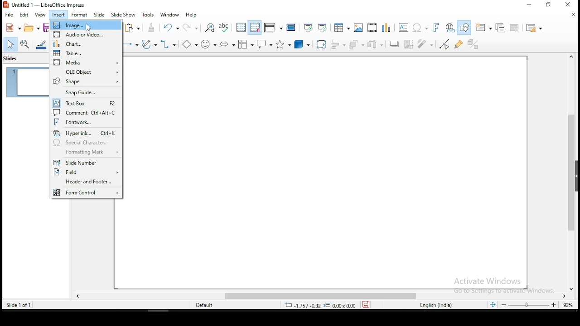 The image size is (580, 326). What do you see at coordinates (356, 43) in the screenshot?
I see `arrange` at bounding box center [356, 43].